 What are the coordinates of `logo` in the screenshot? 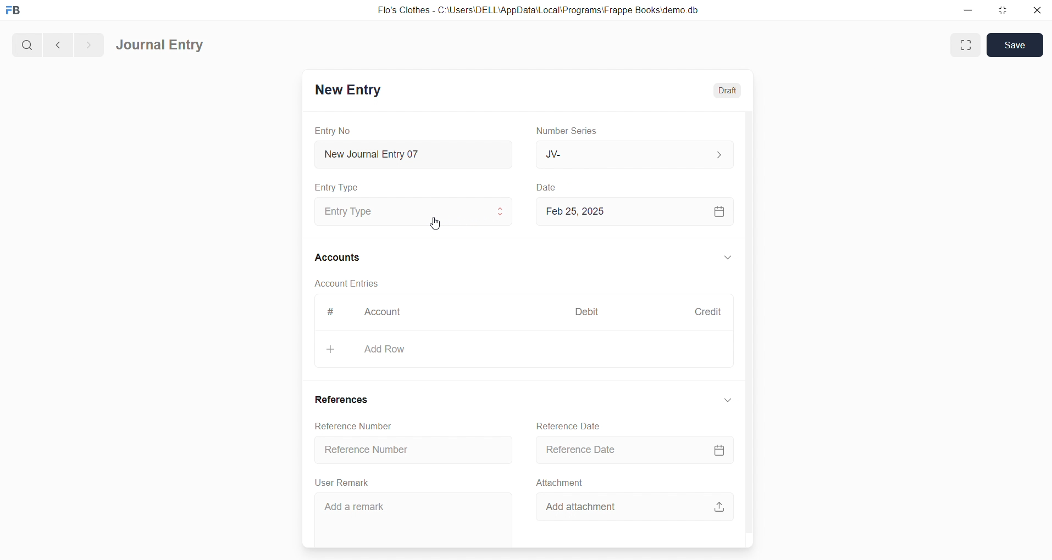 It's located at (16, 11).